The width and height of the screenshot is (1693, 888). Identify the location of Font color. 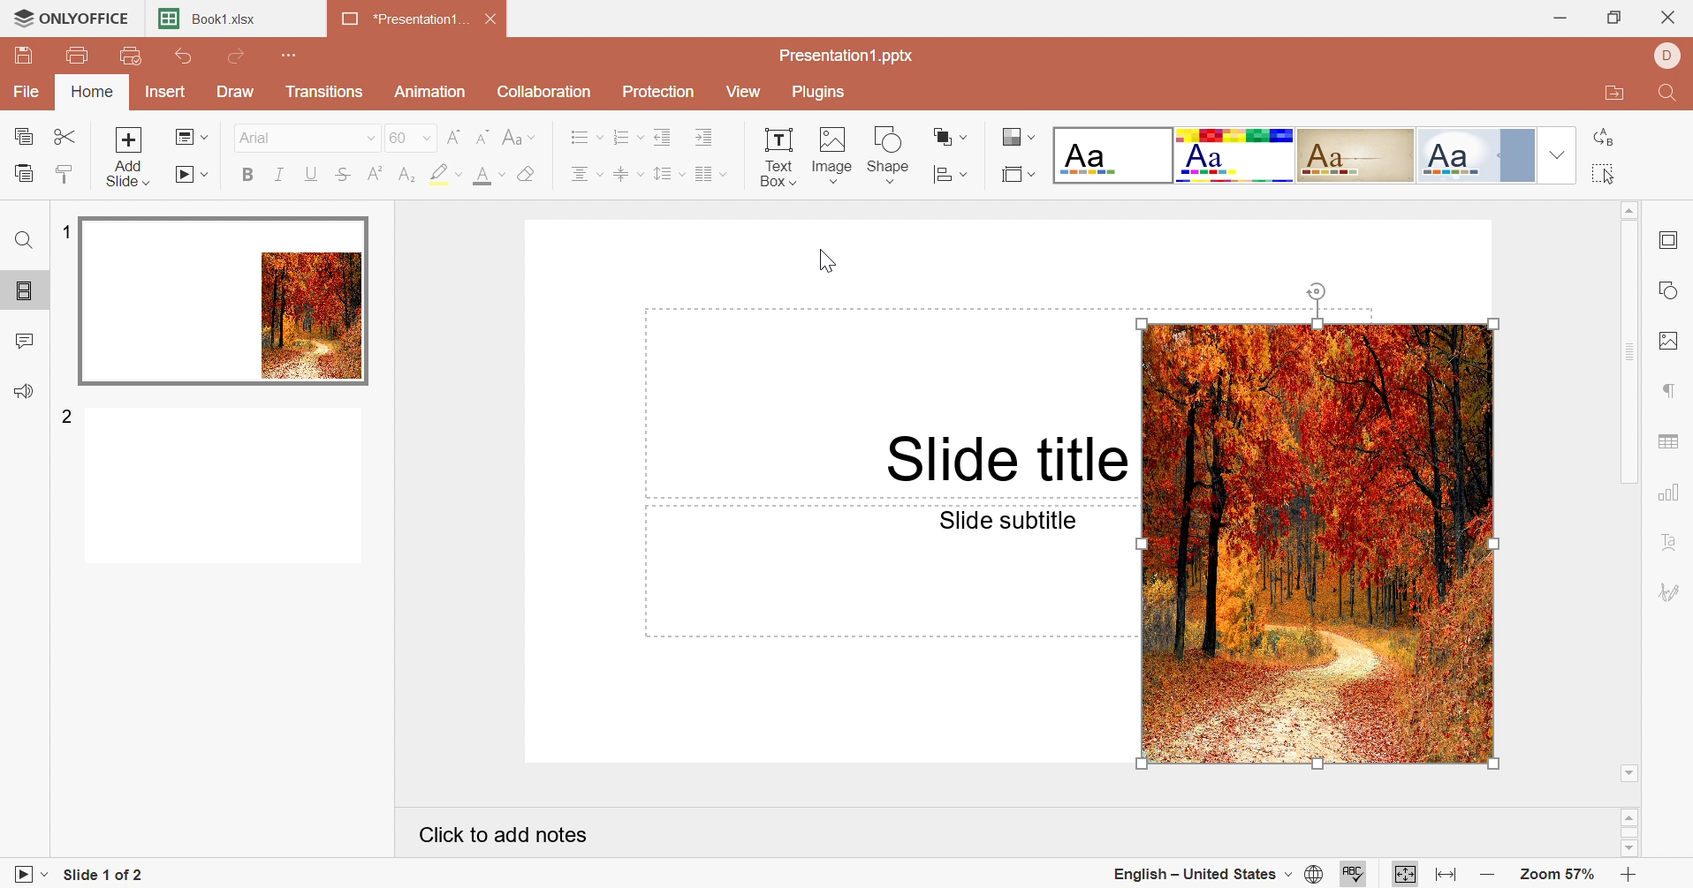
(484, 177).